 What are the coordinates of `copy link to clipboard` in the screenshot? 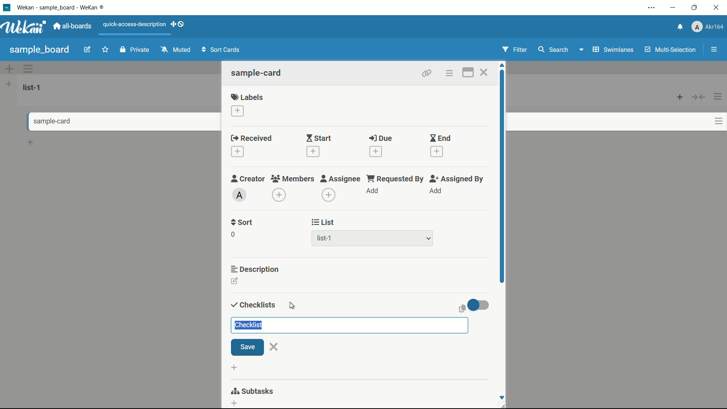 It's located at (426, 73).